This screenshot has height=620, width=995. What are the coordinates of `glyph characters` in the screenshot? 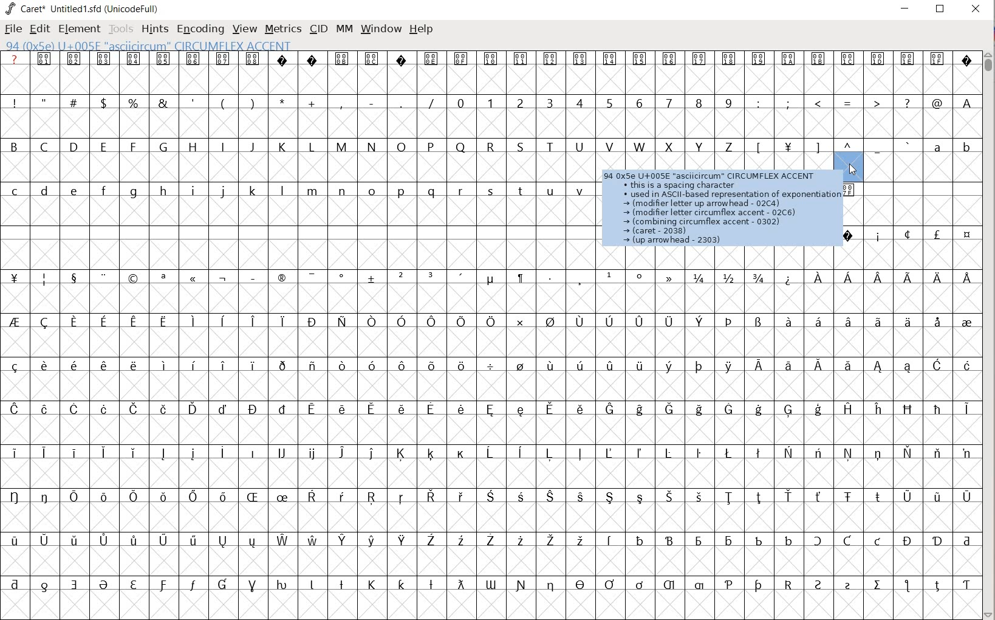 It's located at (790, 494).